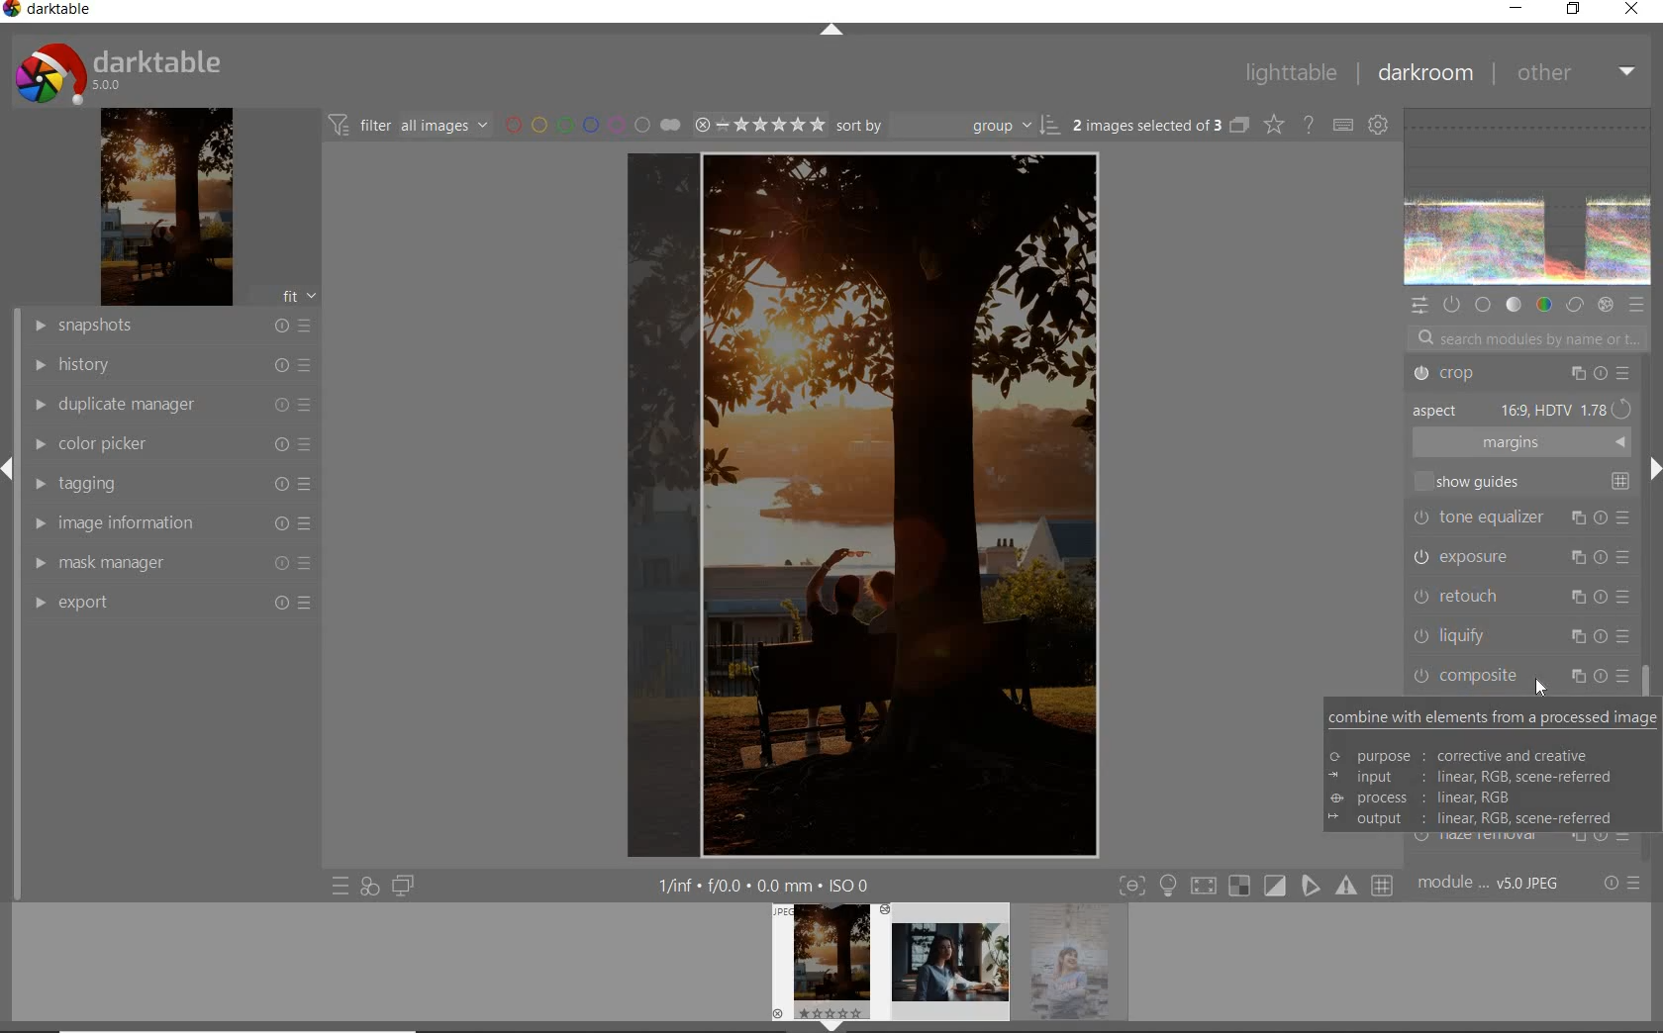  Describe the element at coordinates (1622, 886) in the screenshot. I see `reset or preset & preference` at that location.